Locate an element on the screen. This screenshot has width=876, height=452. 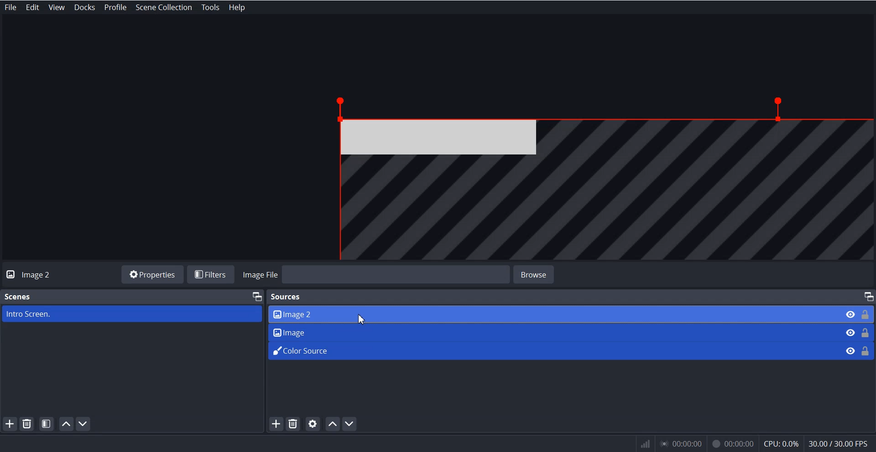
Profile is located at coordinates (115, 7).